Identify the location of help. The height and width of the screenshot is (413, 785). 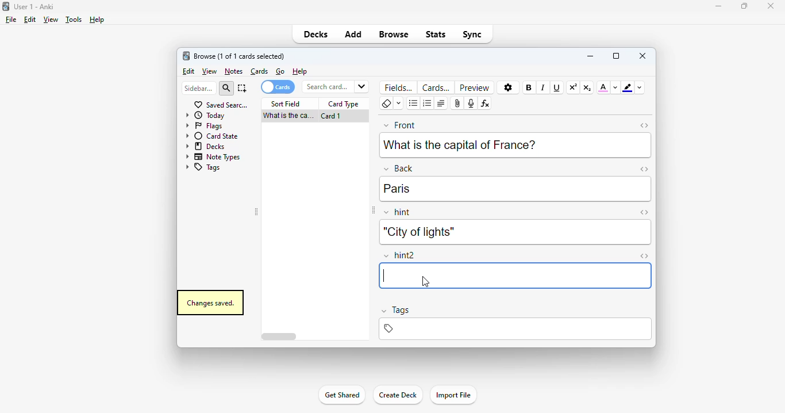
(300, 71).